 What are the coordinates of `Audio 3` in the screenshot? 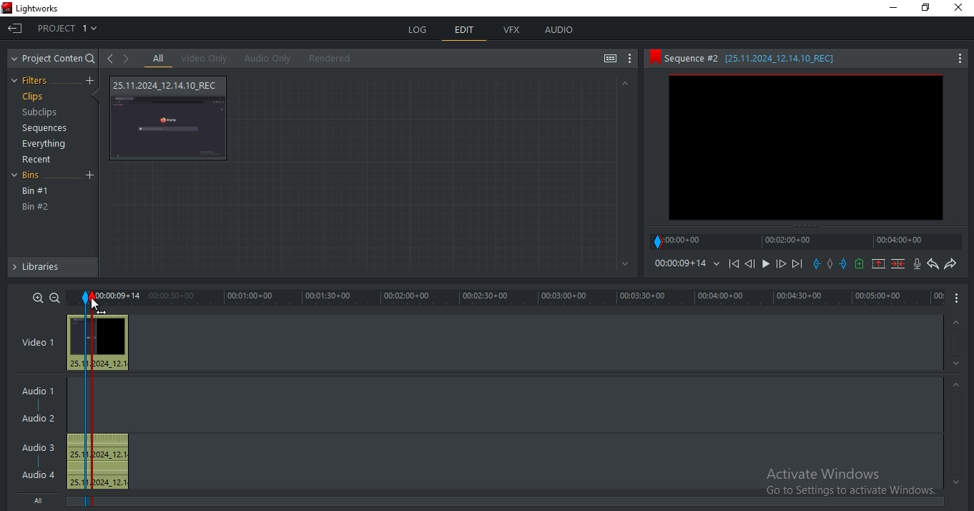 It's located at (36, 446).